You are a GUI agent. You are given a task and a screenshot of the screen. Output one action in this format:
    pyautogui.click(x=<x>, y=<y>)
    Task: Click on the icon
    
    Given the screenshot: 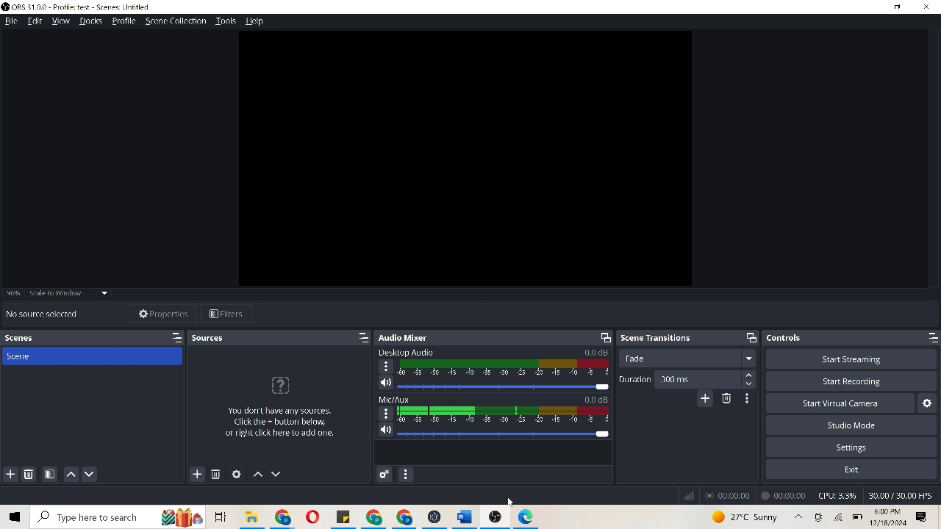 What is the action you would take?
    pyautogui.click(x=819, y=516)
    